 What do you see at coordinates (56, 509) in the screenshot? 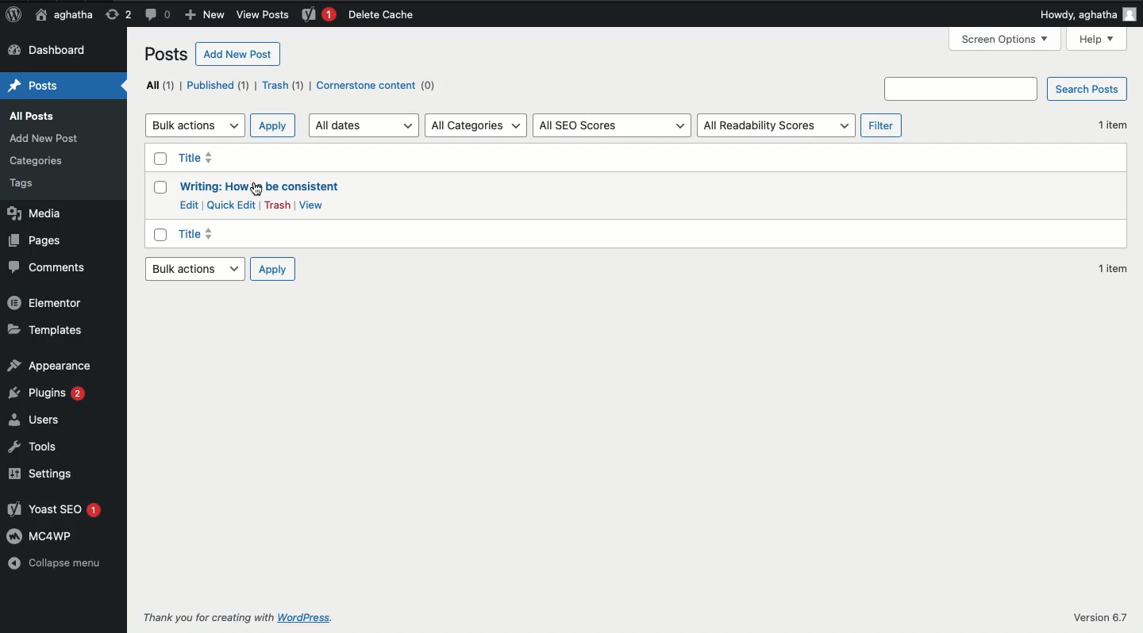
I see `Yoast SEO` at bounding box center [56, 509].